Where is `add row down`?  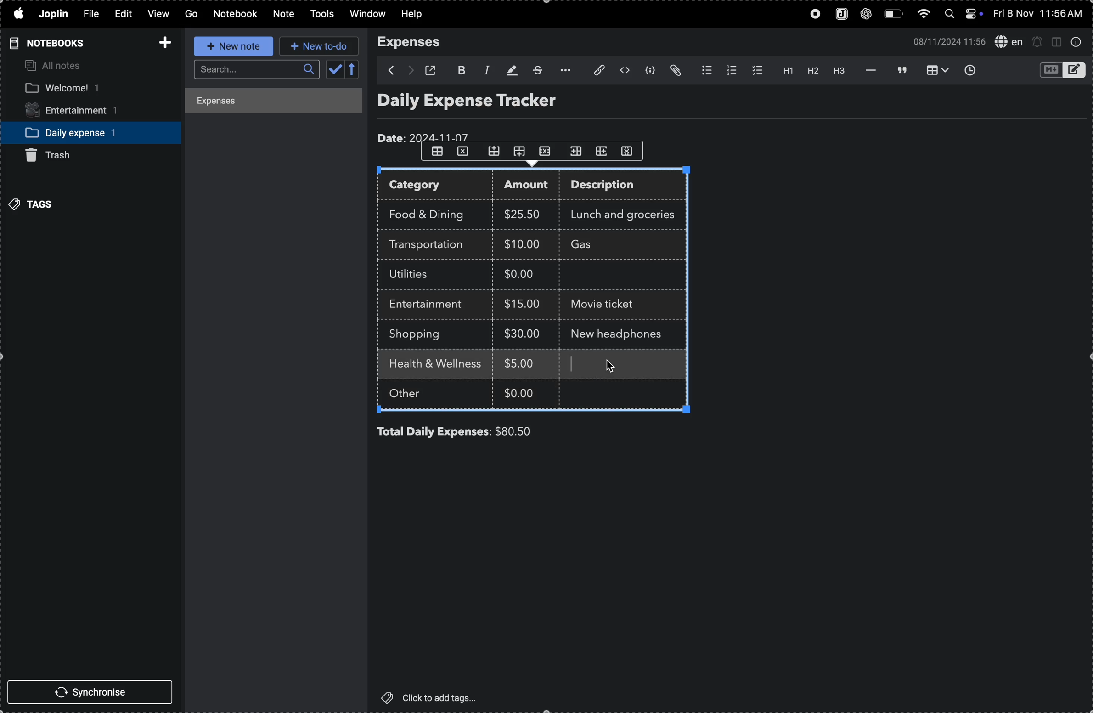 add row down is located at coordinates (522, 151).